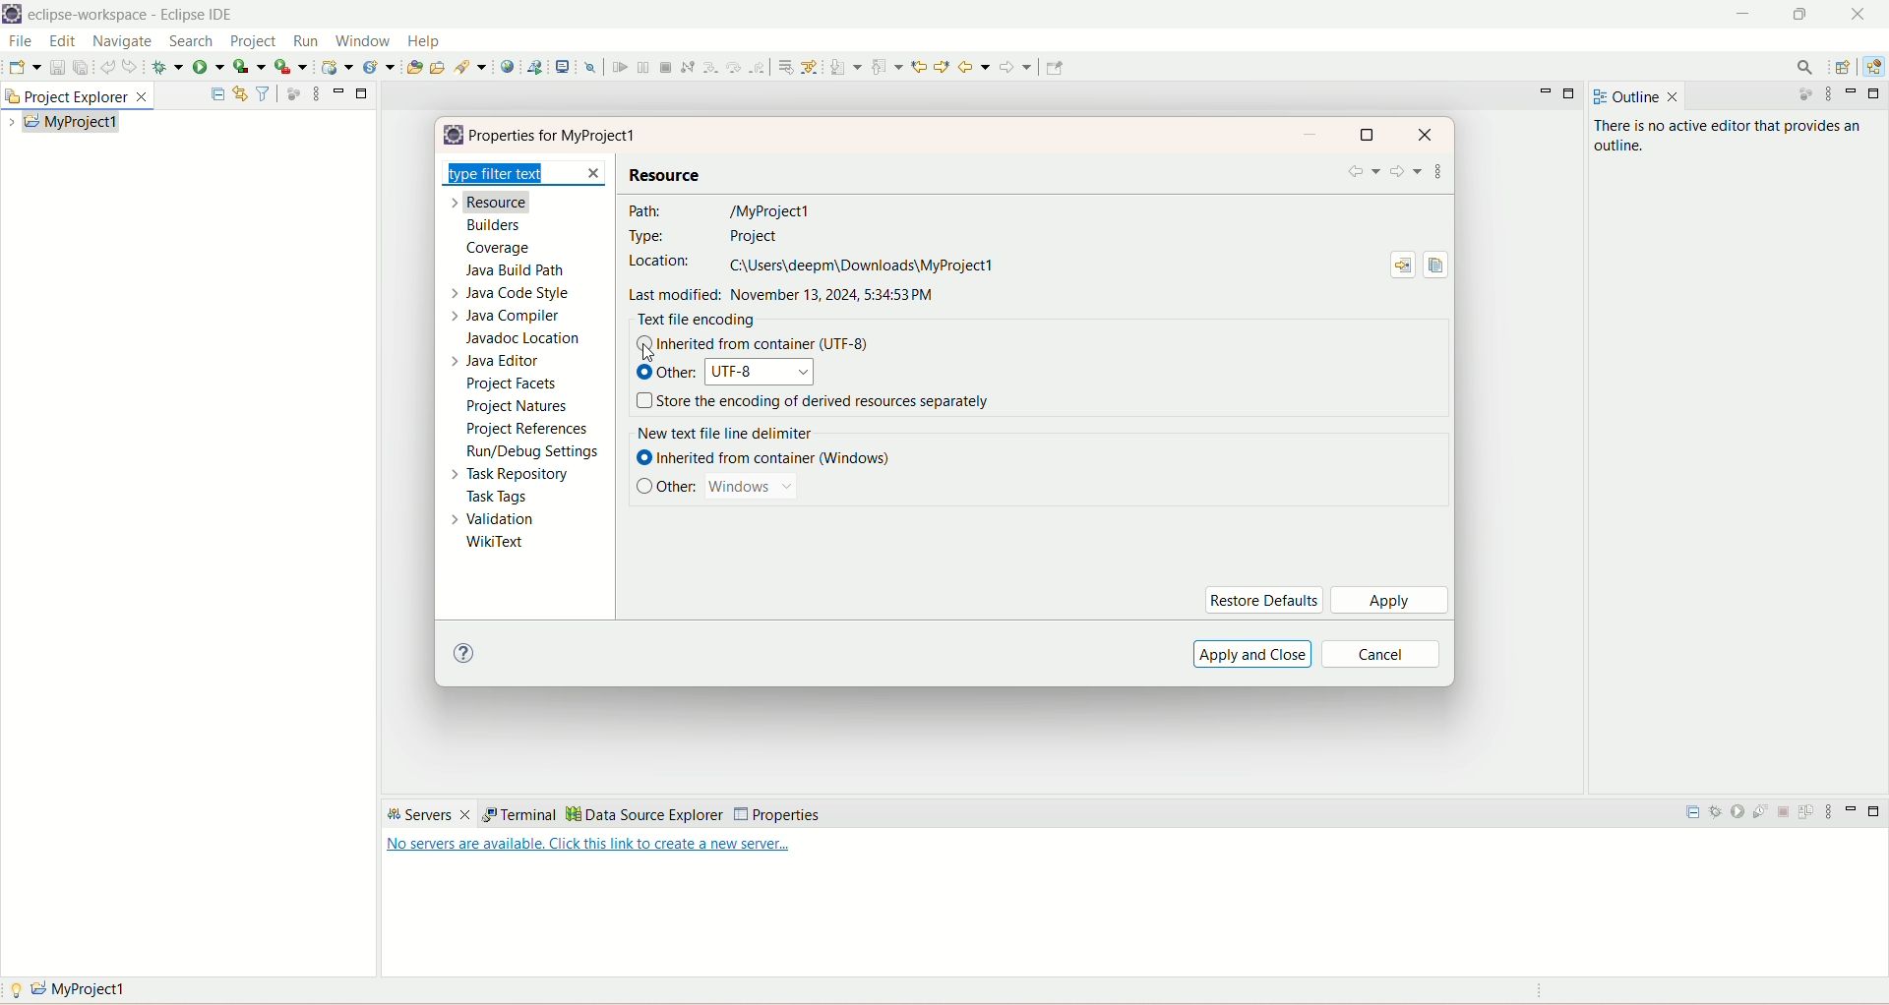 This screenshot has height=1005, width=1889. I want to click on UTF-8, so click(760, 374).